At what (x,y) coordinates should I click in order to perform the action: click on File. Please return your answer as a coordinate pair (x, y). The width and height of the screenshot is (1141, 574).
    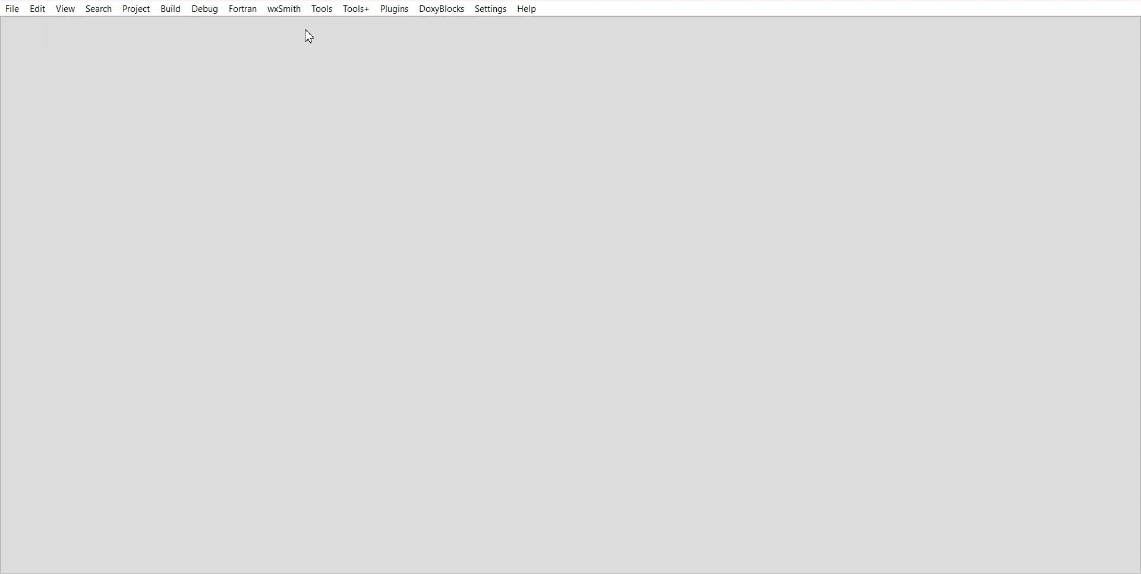
    Looking at the image, I should click on (13, 9).